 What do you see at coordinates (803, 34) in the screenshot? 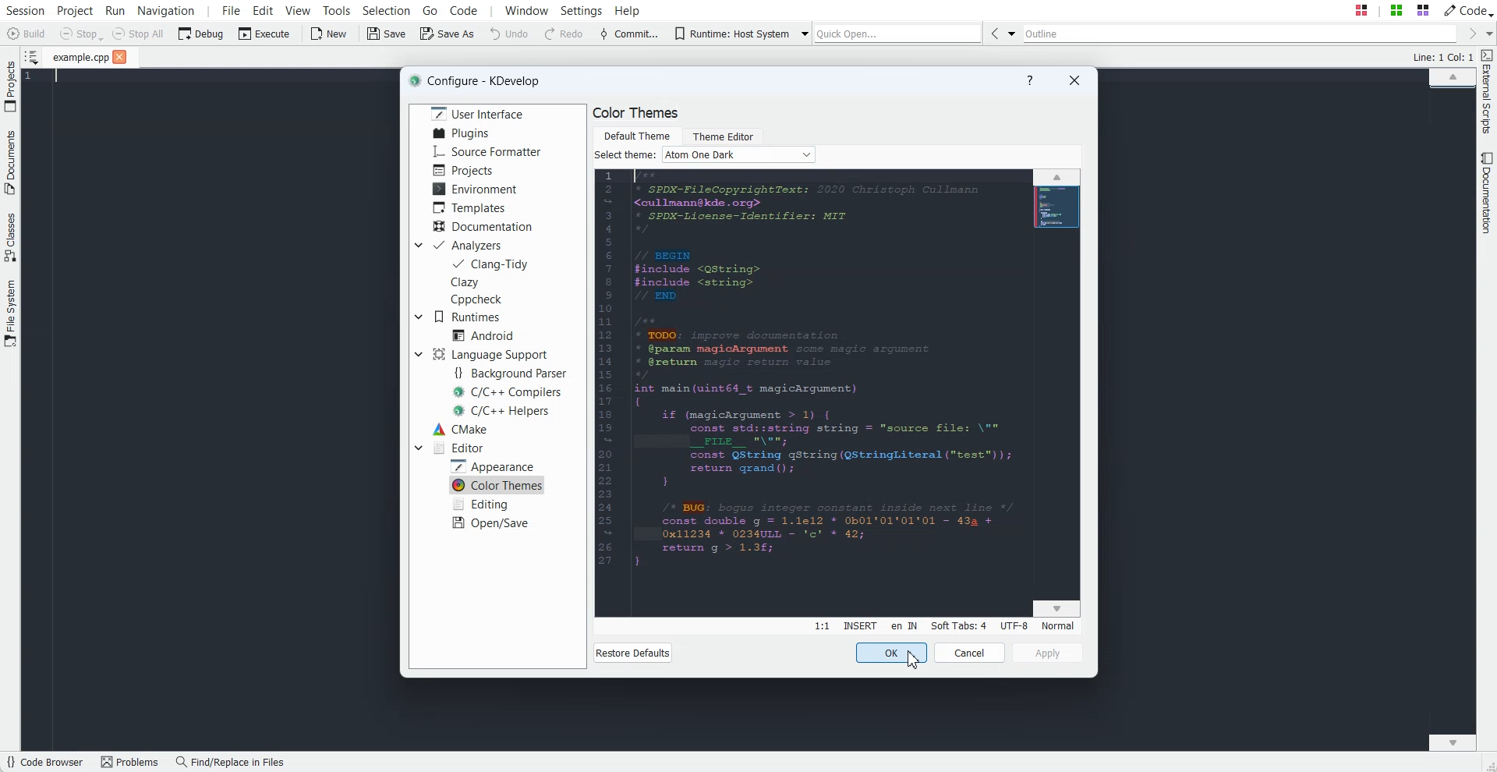
I see `Drop down box` at bounding box center [803, 34].